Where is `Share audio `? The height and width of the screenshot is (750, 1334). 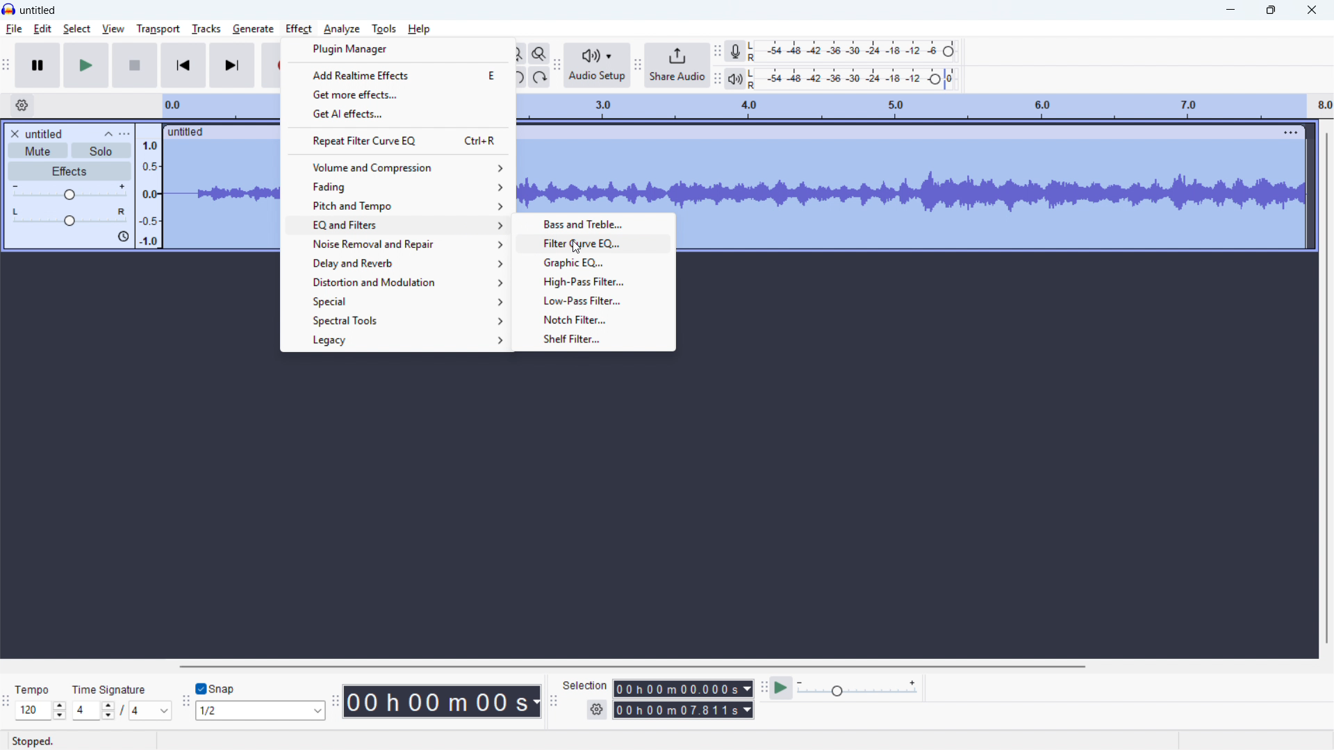
Share audio  is located at coordinates (676, 65).